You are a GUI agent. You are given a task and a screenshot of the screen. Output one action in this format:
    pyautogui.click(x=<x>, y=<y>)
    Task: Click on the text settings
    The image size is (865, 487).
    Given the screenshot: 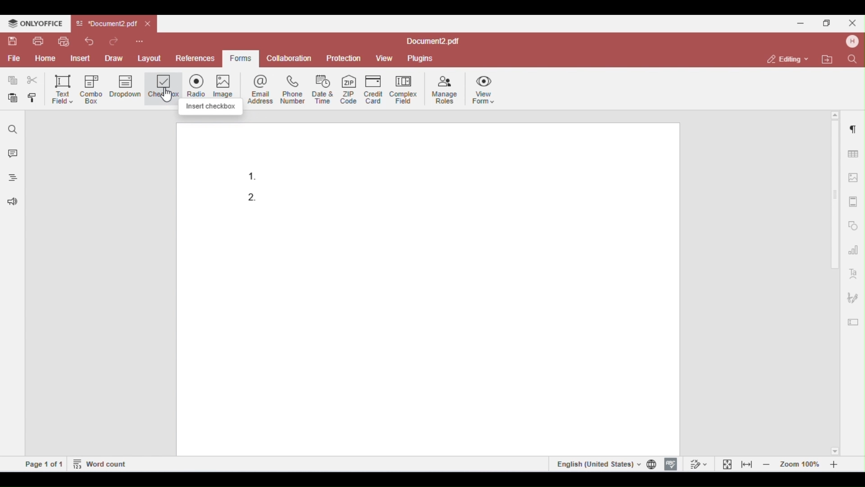 What is the action you would take?
    pyautogui.click(x=853, y=273)
    